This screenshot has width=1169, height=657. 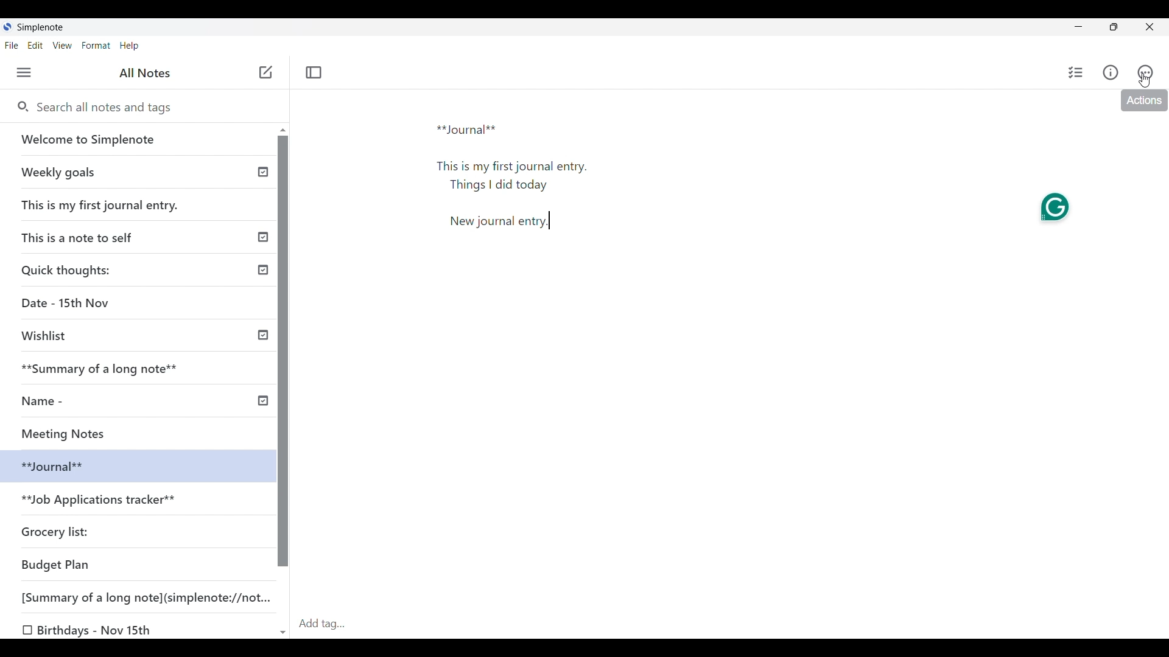 I want to click on Click to type in tags, so click(x=731, y=625).